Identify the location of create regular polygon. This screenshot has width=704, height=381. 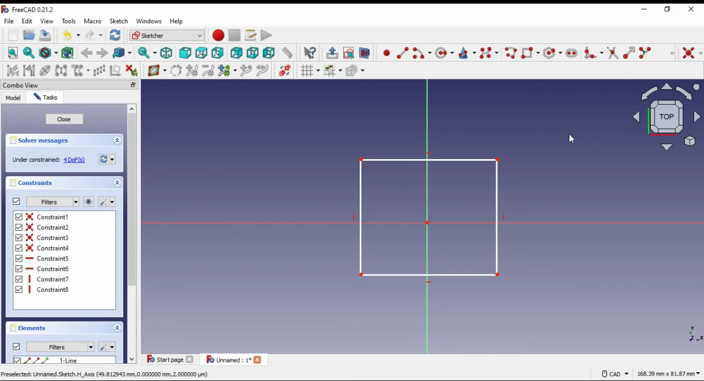
(552, 53).